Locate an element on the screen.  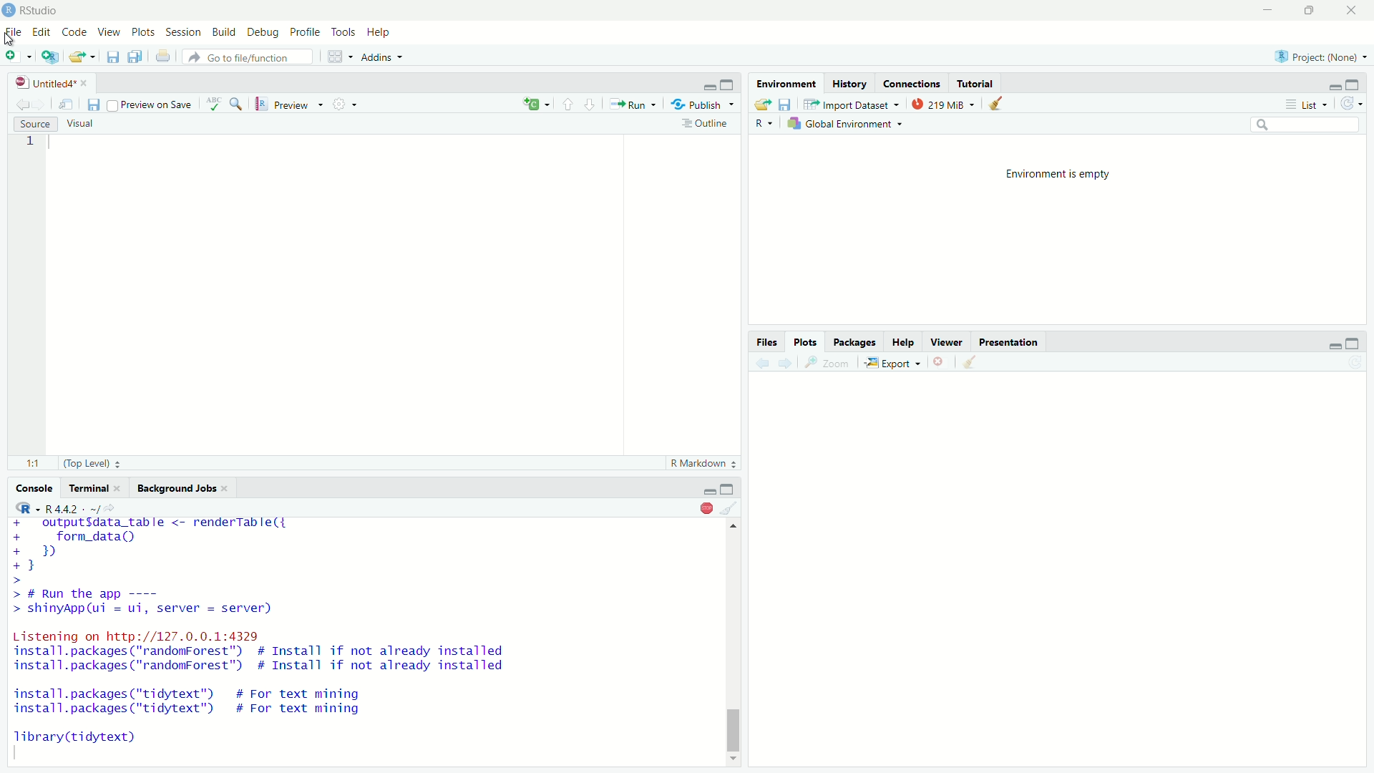
code - output data_table <- renderTable({ + }) +} + form_data() > # Run the app > shinyApp(ui = ui, server = server) Listening on http://127.0.0.1:4329 install.packages("random Forest") # Install if not already installed install.packages("random Forest") # Install if not already installed install.packages("tidytext") # For text mining install.packages("tidytext") # For text mining library(tidytext) is located at coordinates (280, 635).